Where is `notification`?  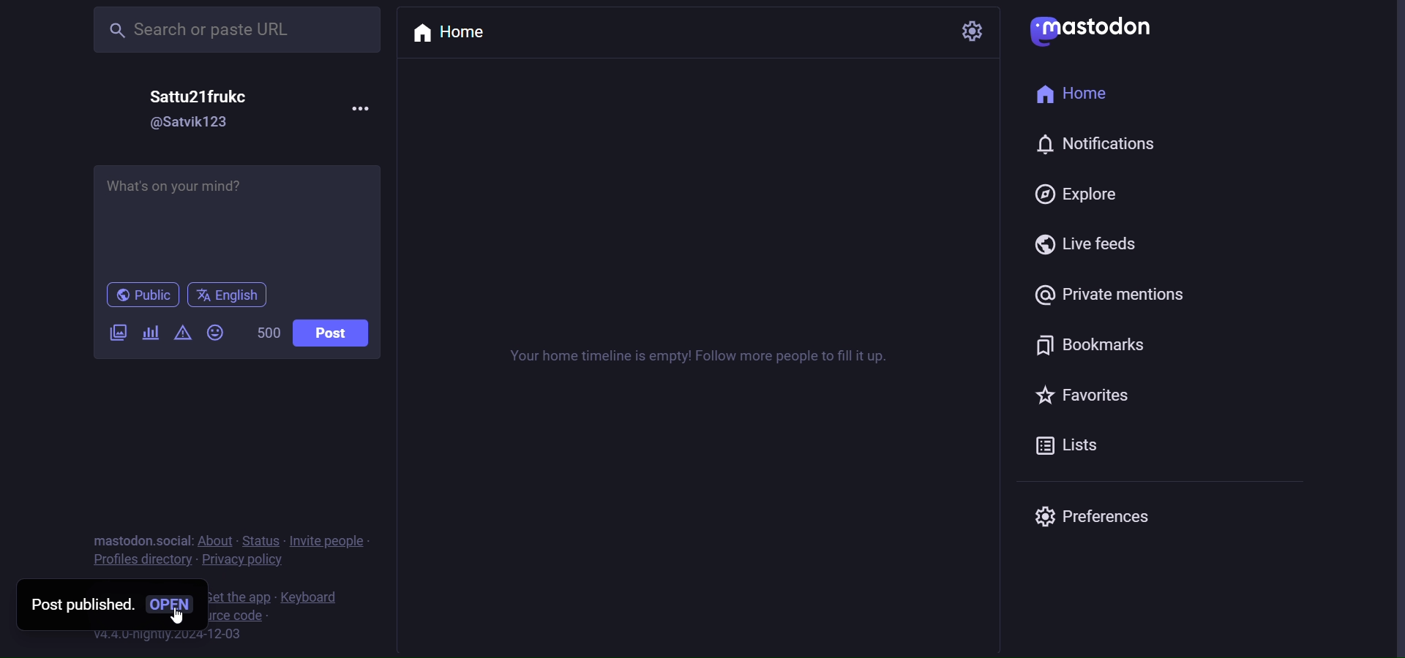 notification is located at coordinates (1096, 145).